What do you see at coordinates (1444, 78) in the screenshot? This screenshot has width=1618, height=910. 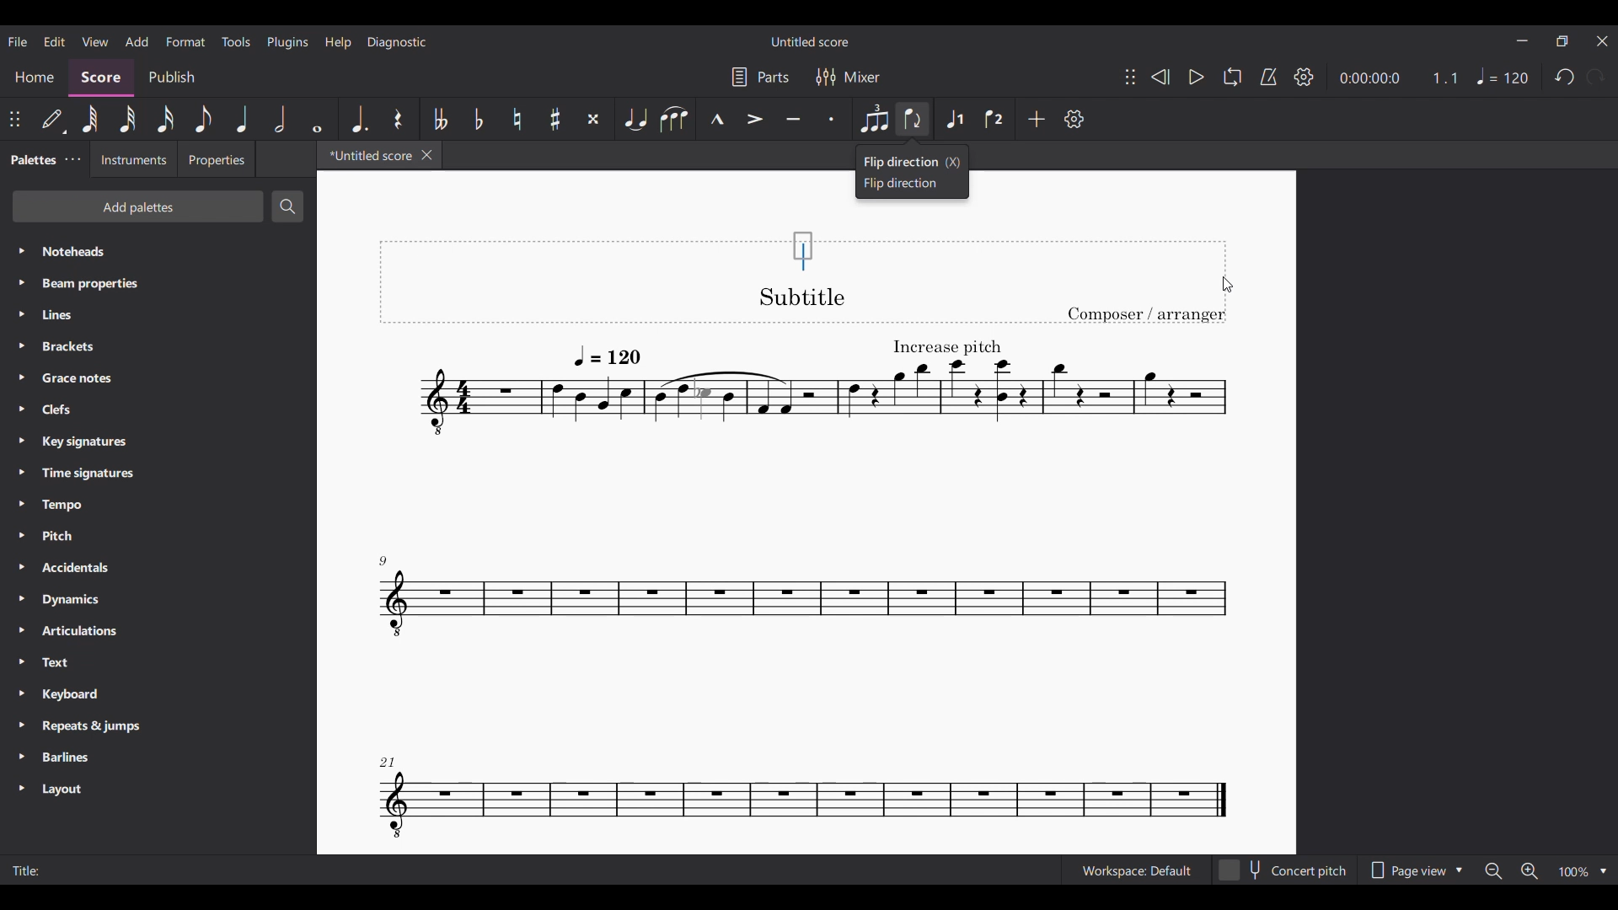 I see `Current ratio` at bounding box center [1444, 78].